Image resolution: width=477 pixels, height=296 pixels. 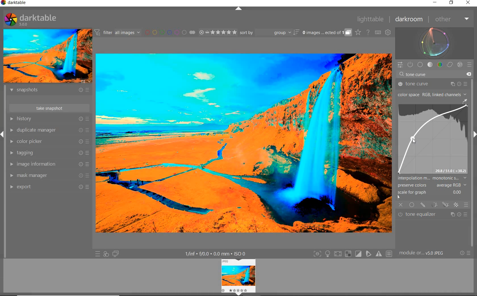 I want to click on QUICK ACCESS TO PRESET, so click(x=97, y=253).